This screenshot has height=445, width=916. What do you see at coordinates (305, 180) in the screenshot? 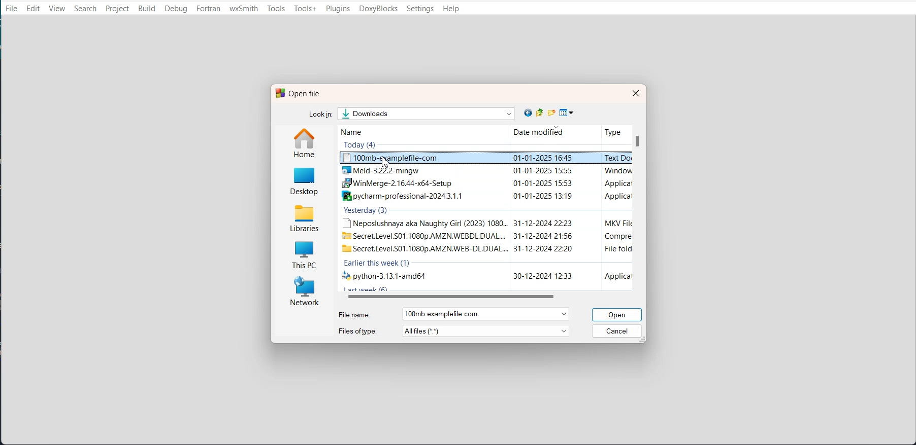
I see `Desktop` at bounding box center [305, 180].